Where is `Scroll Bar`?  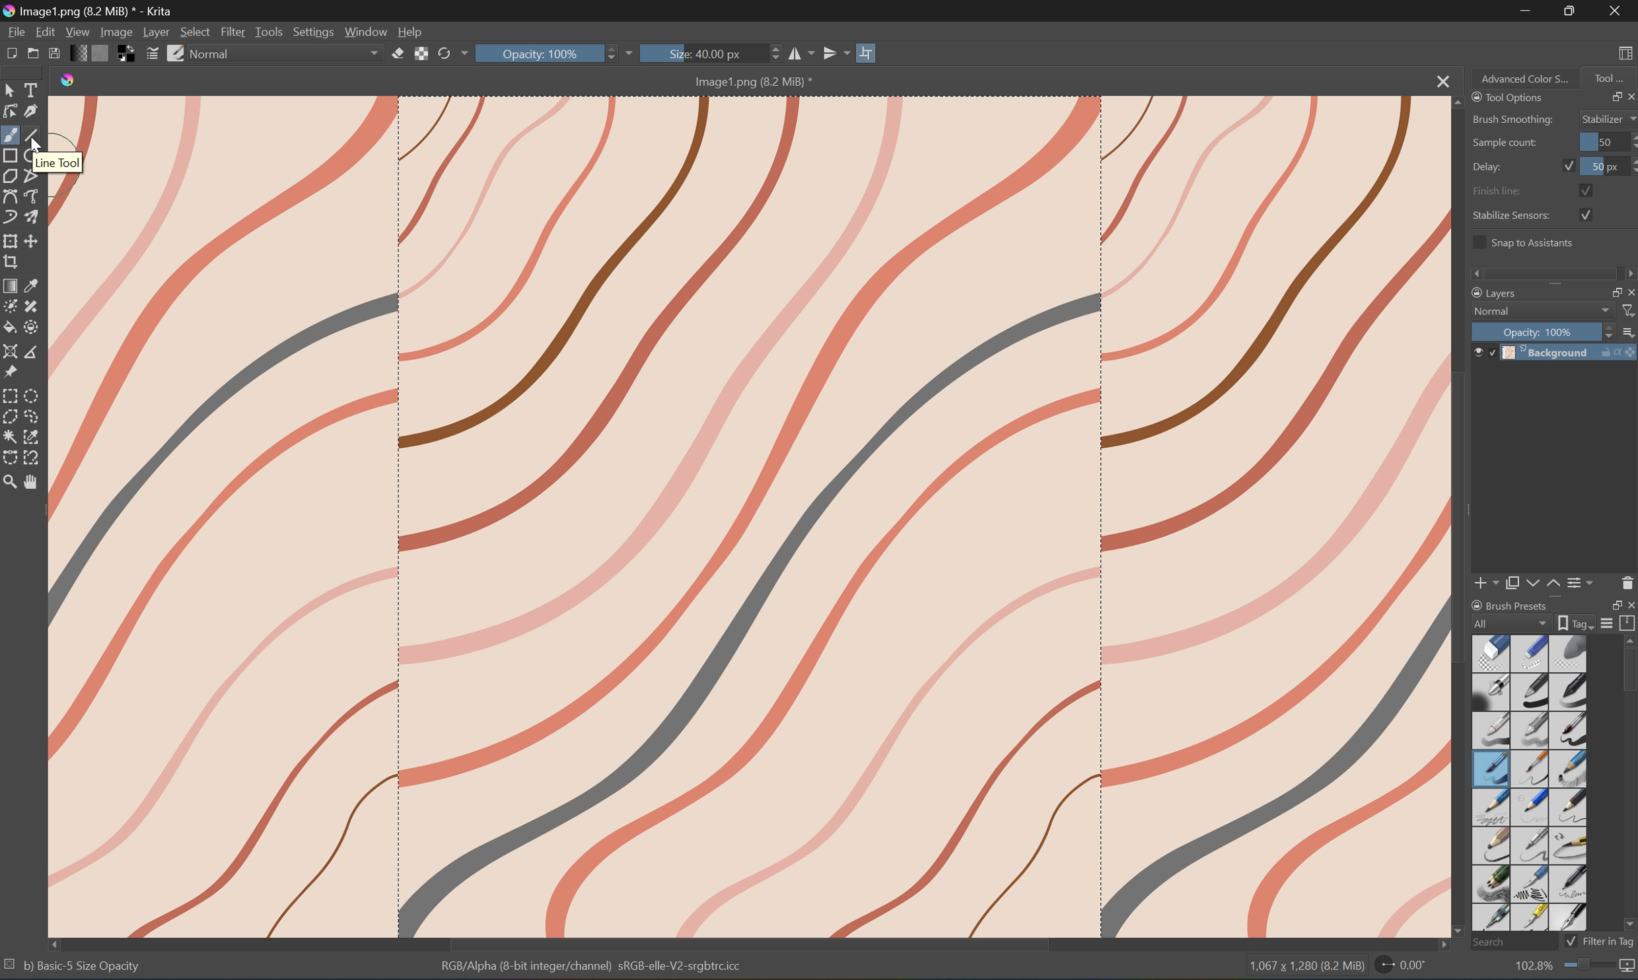 Scroll Bar is located at coordinates (750, 944).